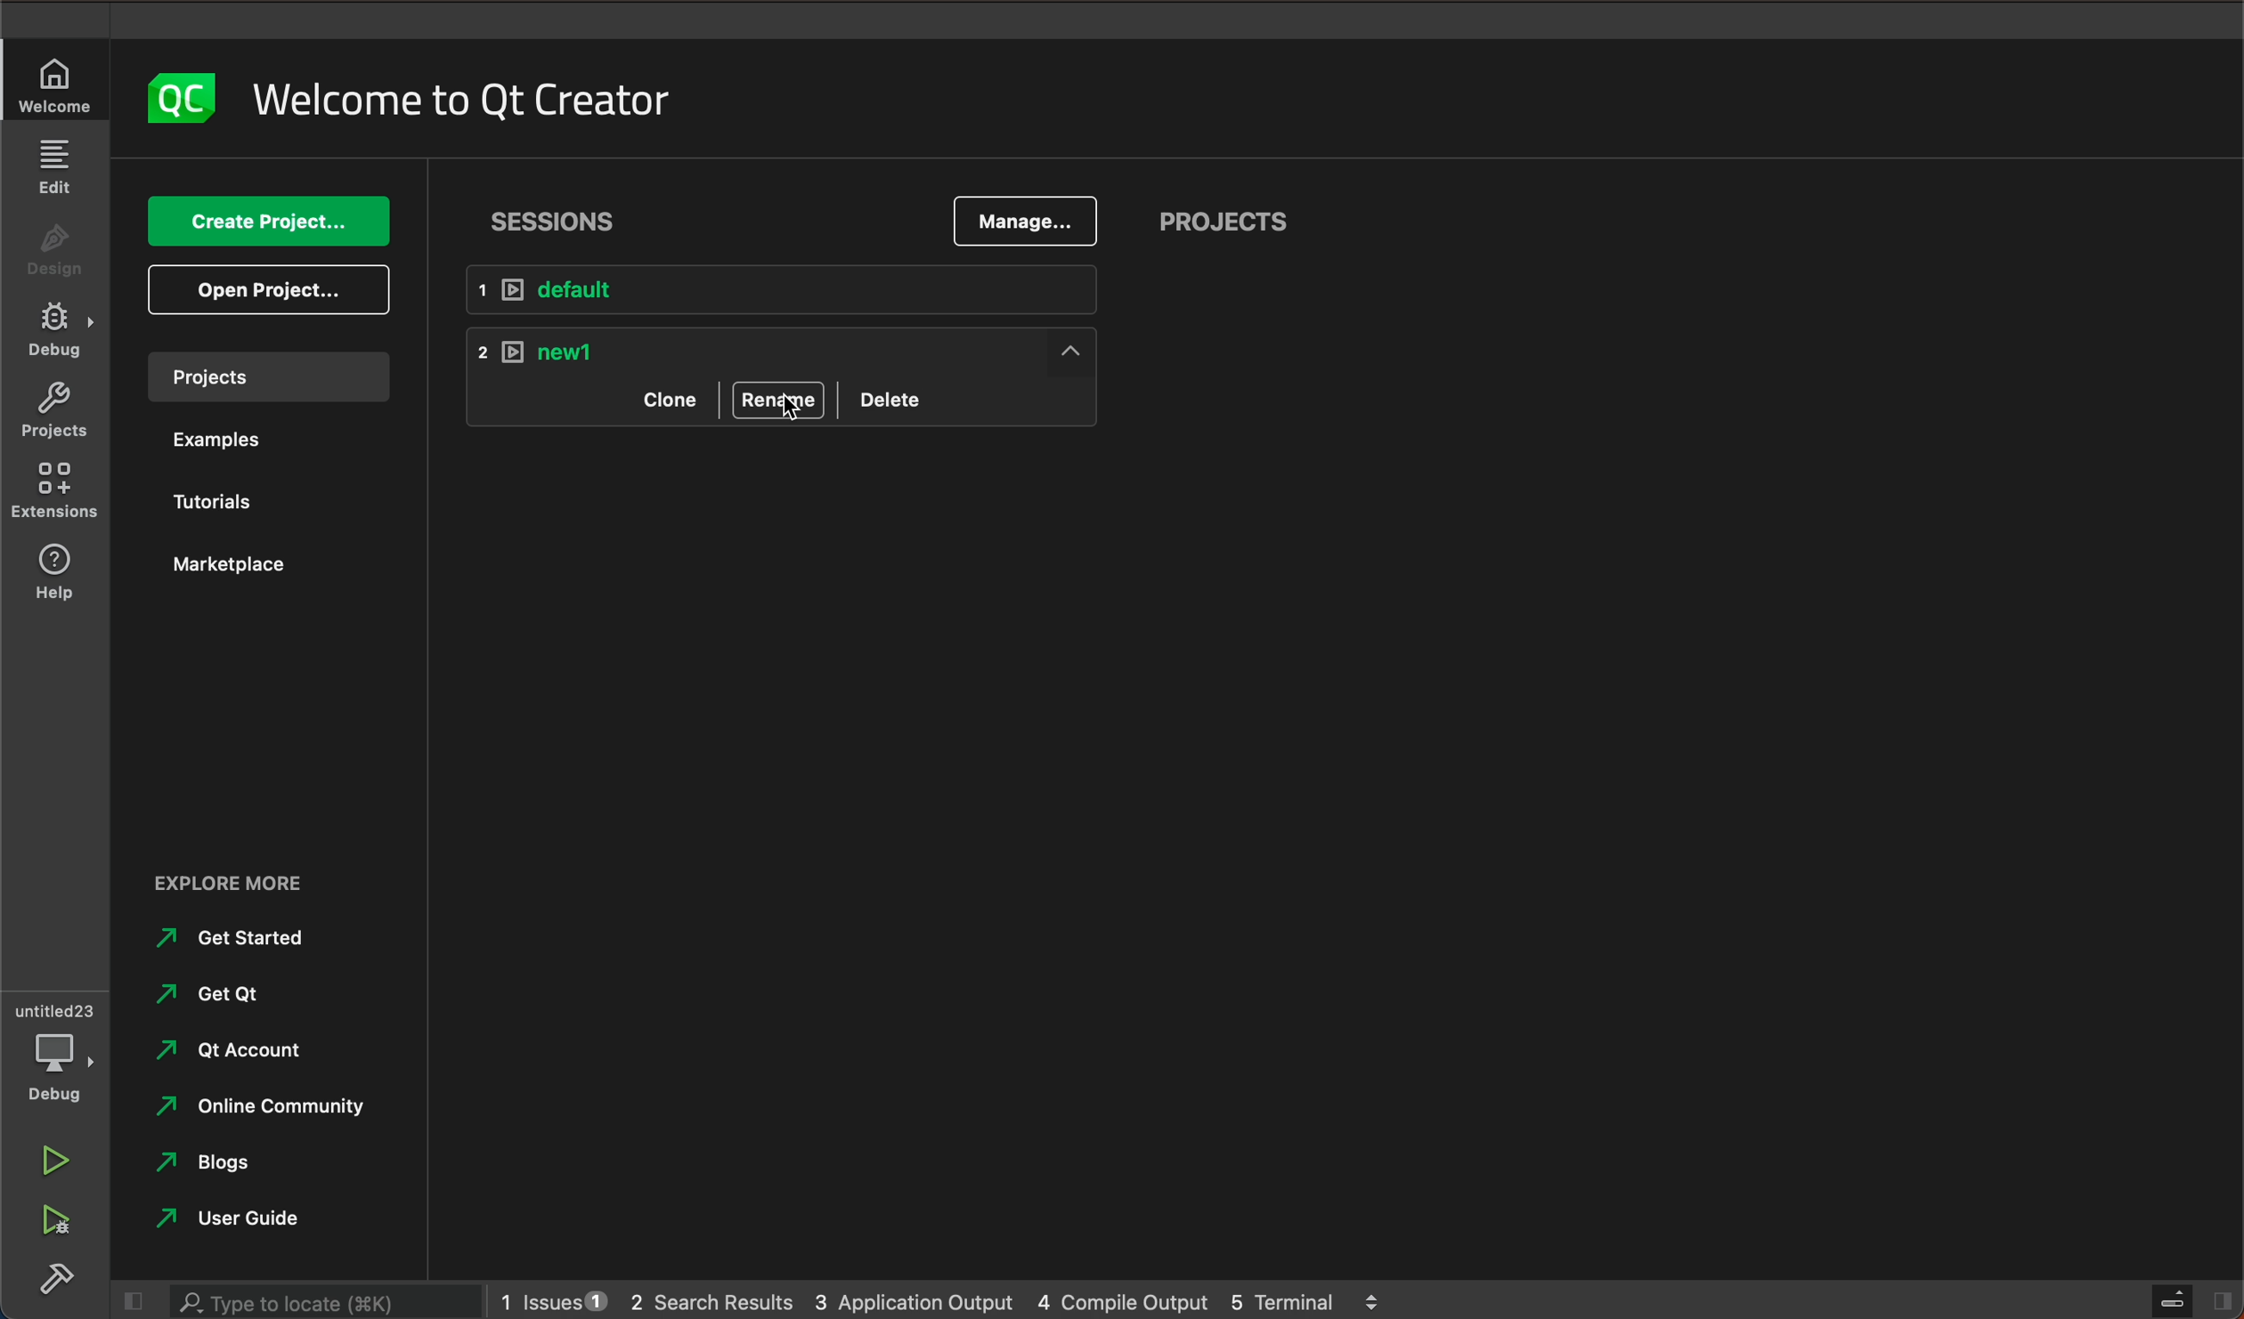 This screenshot has width=2244, height=1319. I want to click on project, so click(53, 412).